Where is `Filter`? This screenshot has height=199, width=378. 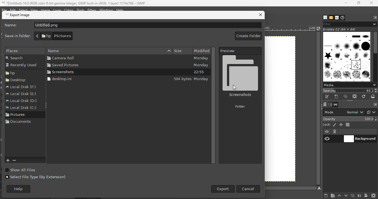
Filter is located at coordinates (349, 24).